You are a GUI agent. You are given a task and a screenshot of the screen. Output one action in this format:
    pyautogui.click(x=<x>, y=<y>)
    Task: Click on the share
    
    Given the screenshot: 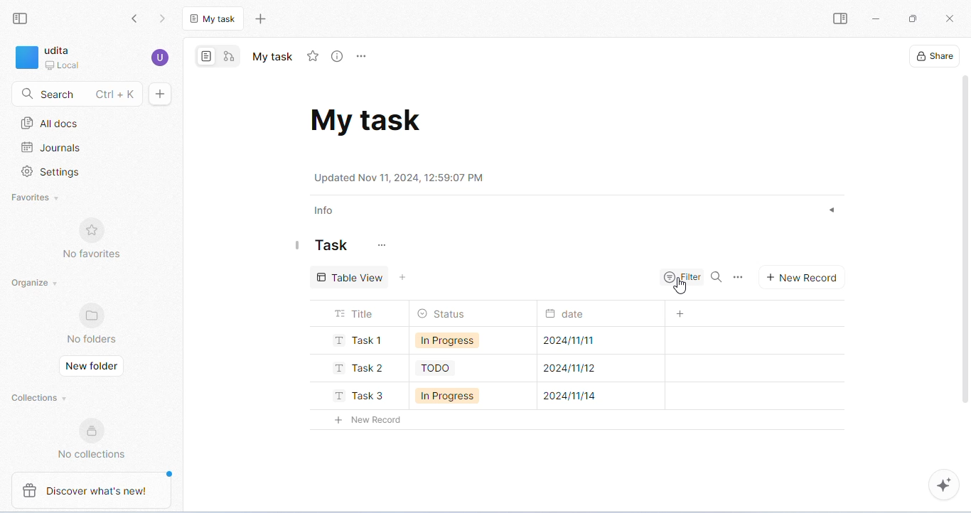 What is the action you would take?
    pyautogui.click(x=933, y=55)
    